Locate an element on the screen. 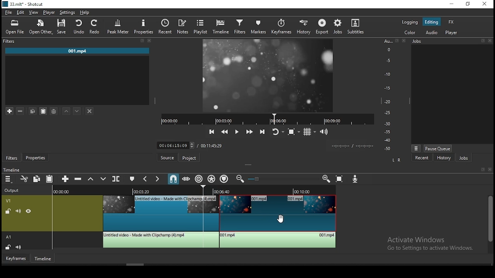  export is located at coordinates (323, 27).